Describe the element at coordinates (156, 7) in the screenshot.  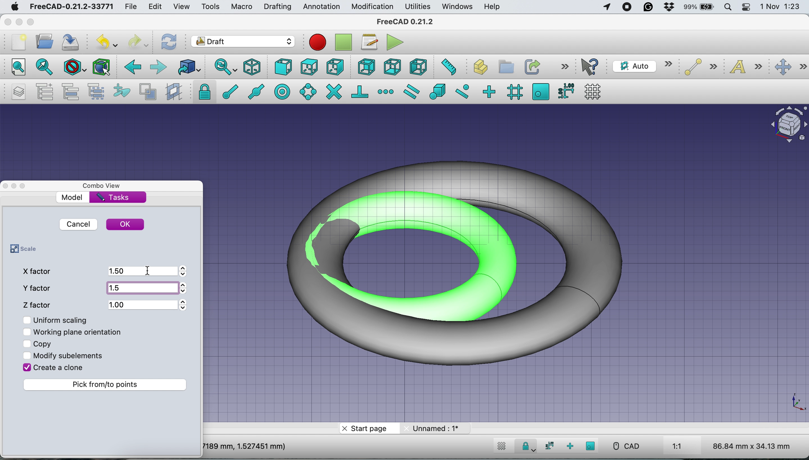
I see `edit` at that location.